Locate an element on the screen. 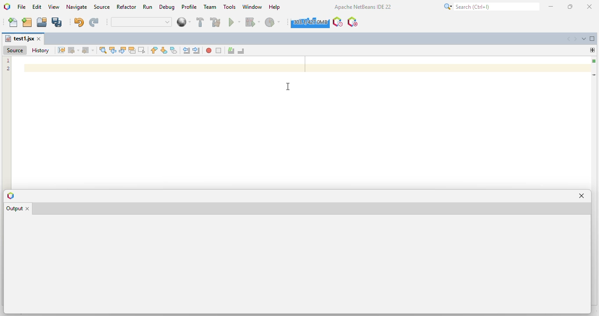 The height and width of the screenshot is (316, 599). Apache NetBeans IDE 22 is located at coordinates (362, 7).